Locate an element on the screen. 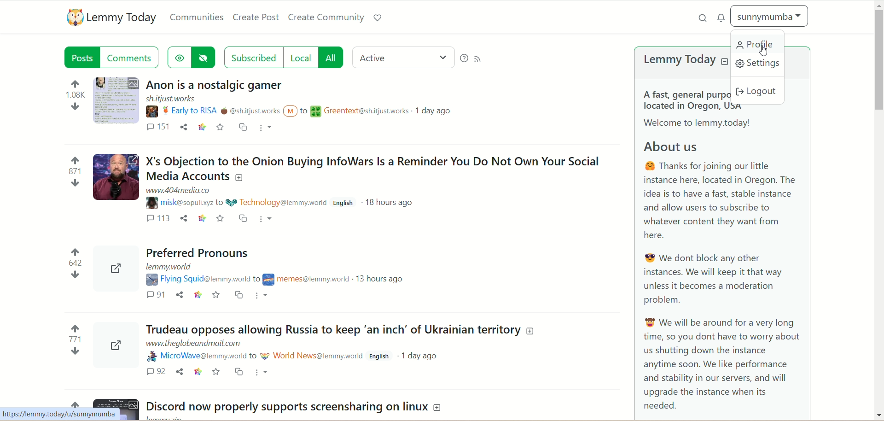  Cross post is located at coordinates (240, 372).